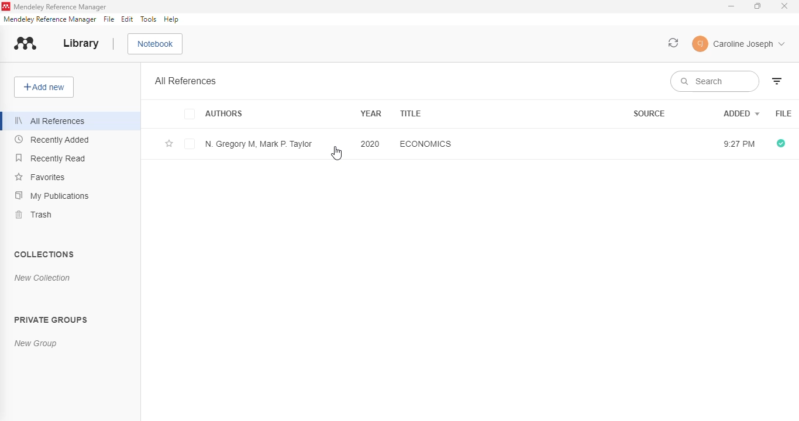  I want to click on select, so click(190, 144).